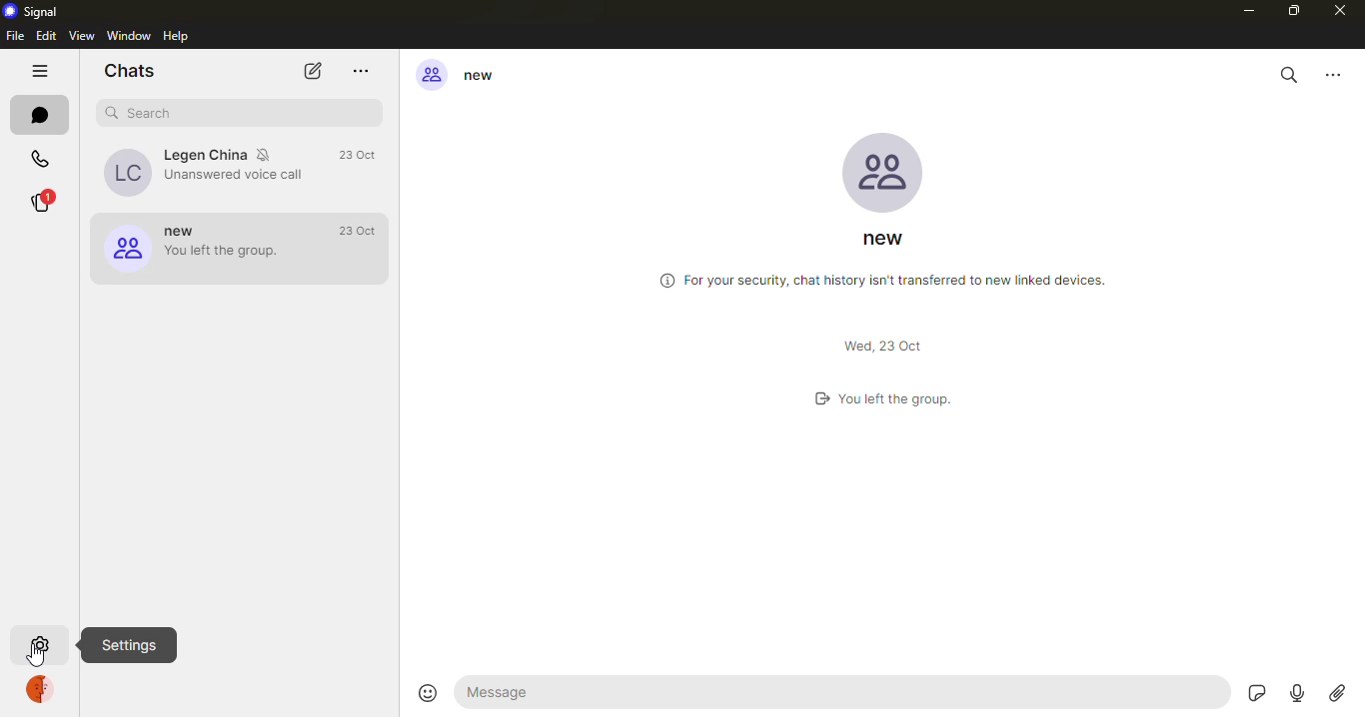 The height and width of the screenshot is (717, 1365). Describe the element at coordinates (143, 111) in the screenshot. I see `search` at that location.